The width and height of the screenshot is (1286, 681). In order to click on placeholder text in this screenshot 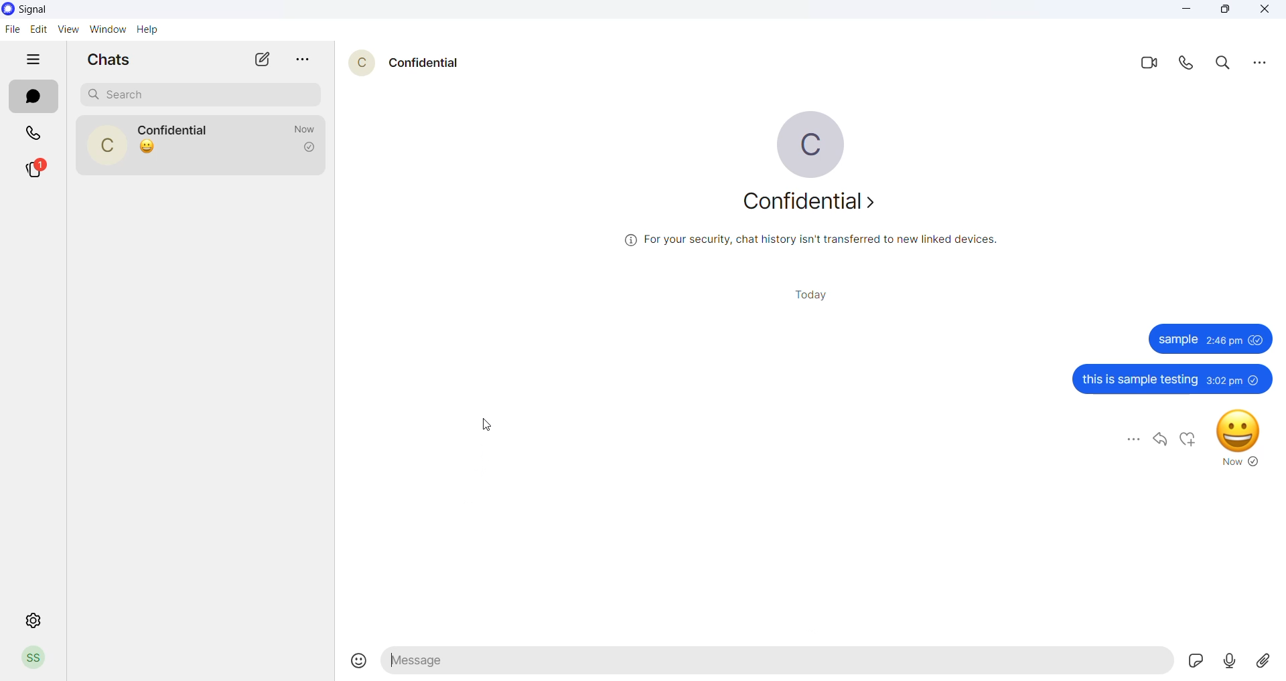, I will do `click(451, 661)`.